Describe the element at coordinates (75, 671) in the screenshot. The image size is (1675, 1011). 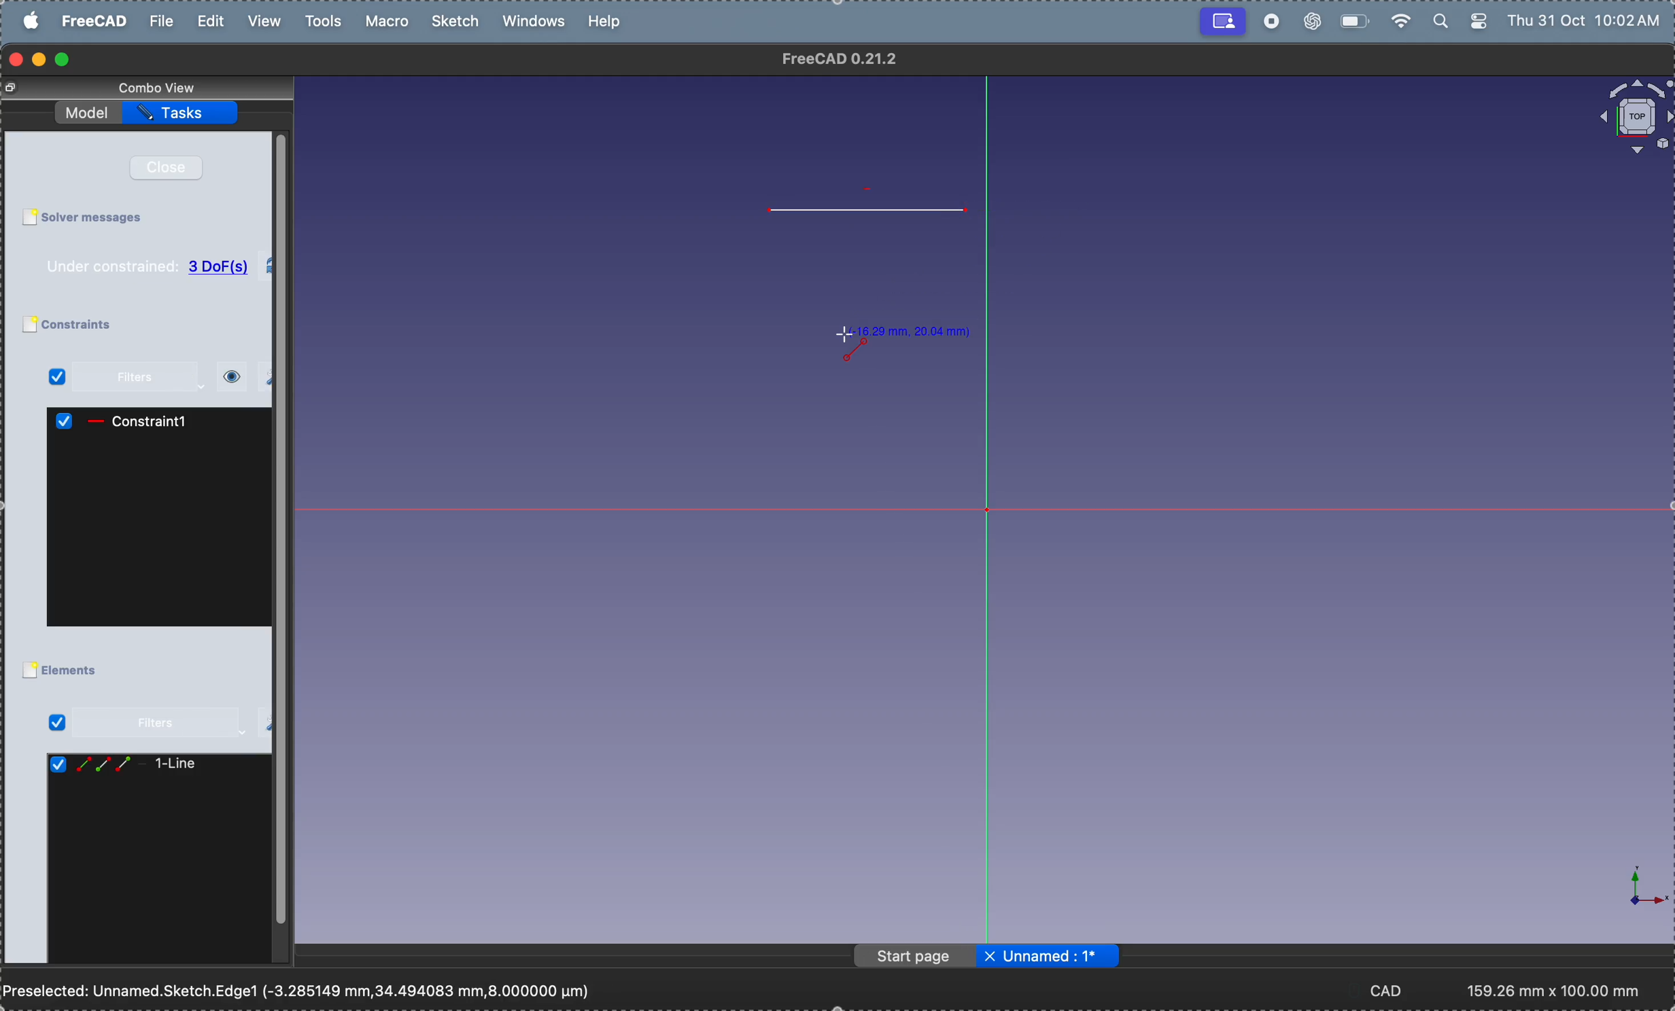
I see `elements` at that location.